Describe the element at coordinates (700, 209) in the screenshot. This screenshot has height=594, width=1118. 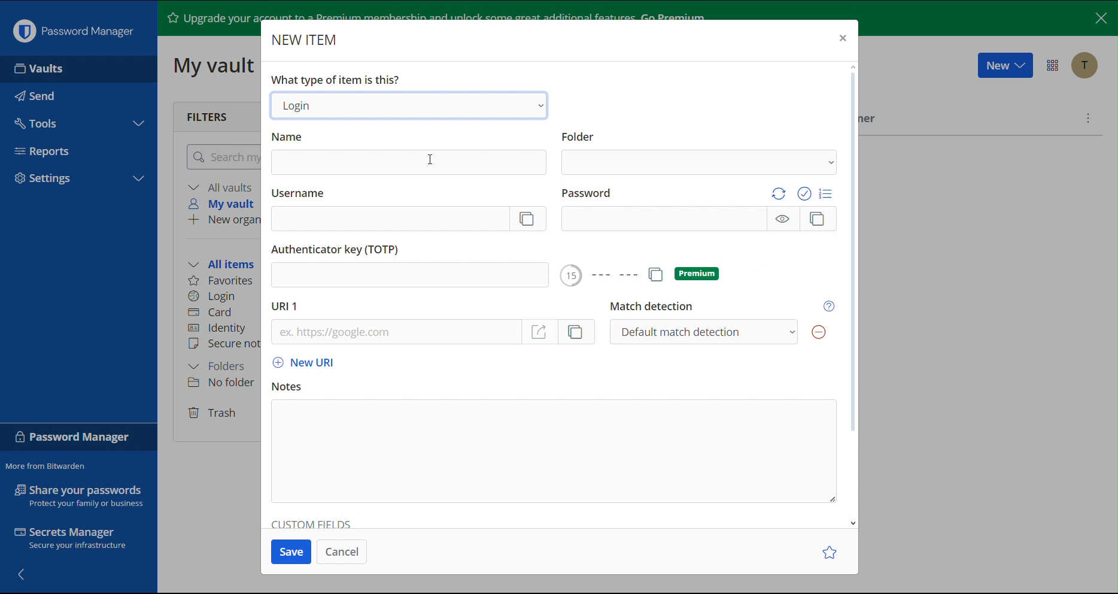
I see `Password` at that location.